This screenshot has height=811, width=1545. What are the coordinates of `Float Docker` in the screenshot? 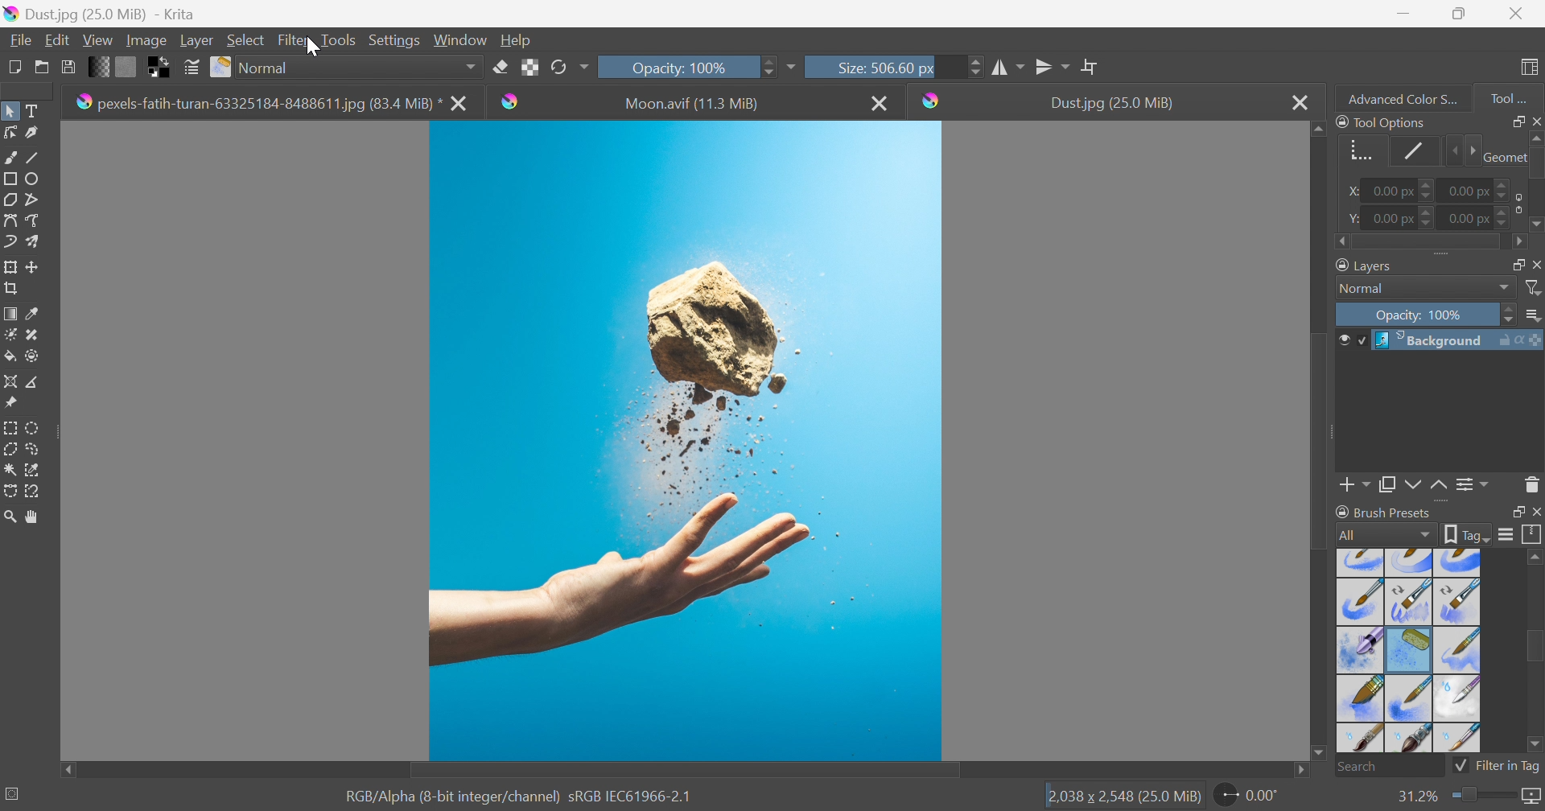 It's located at (1515, 513).